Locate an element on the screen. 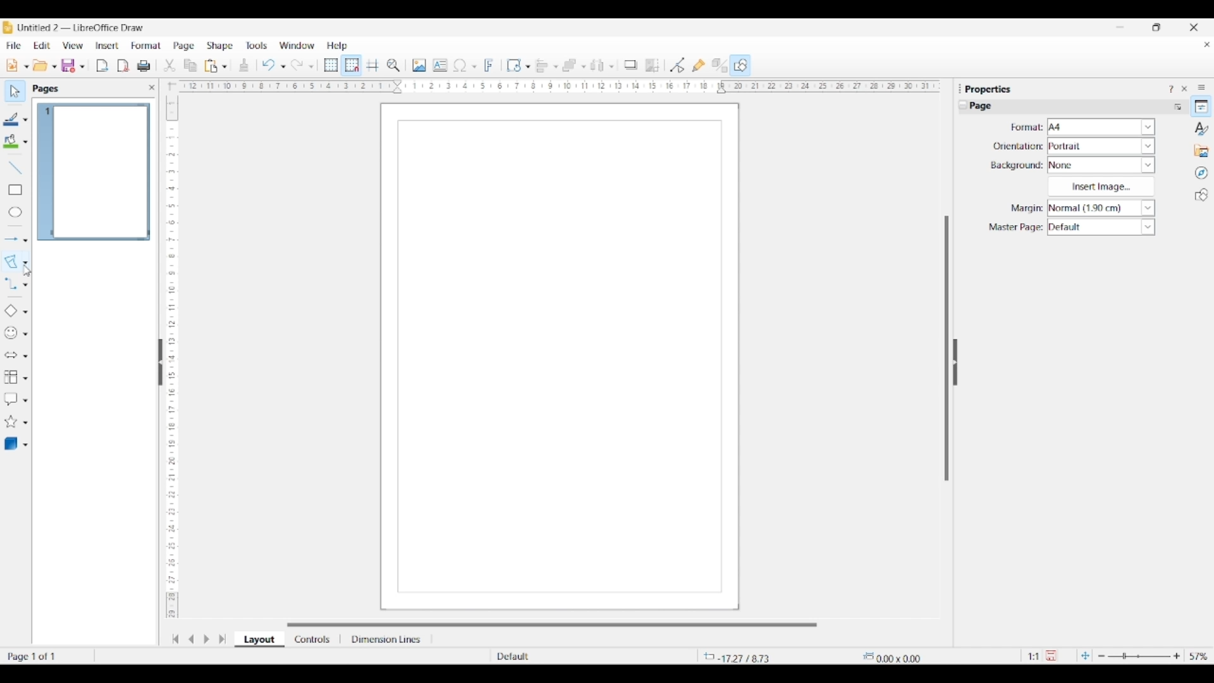 This screenshot has height=683, width=1214. Insert text box is located at coordinates (440, 65).